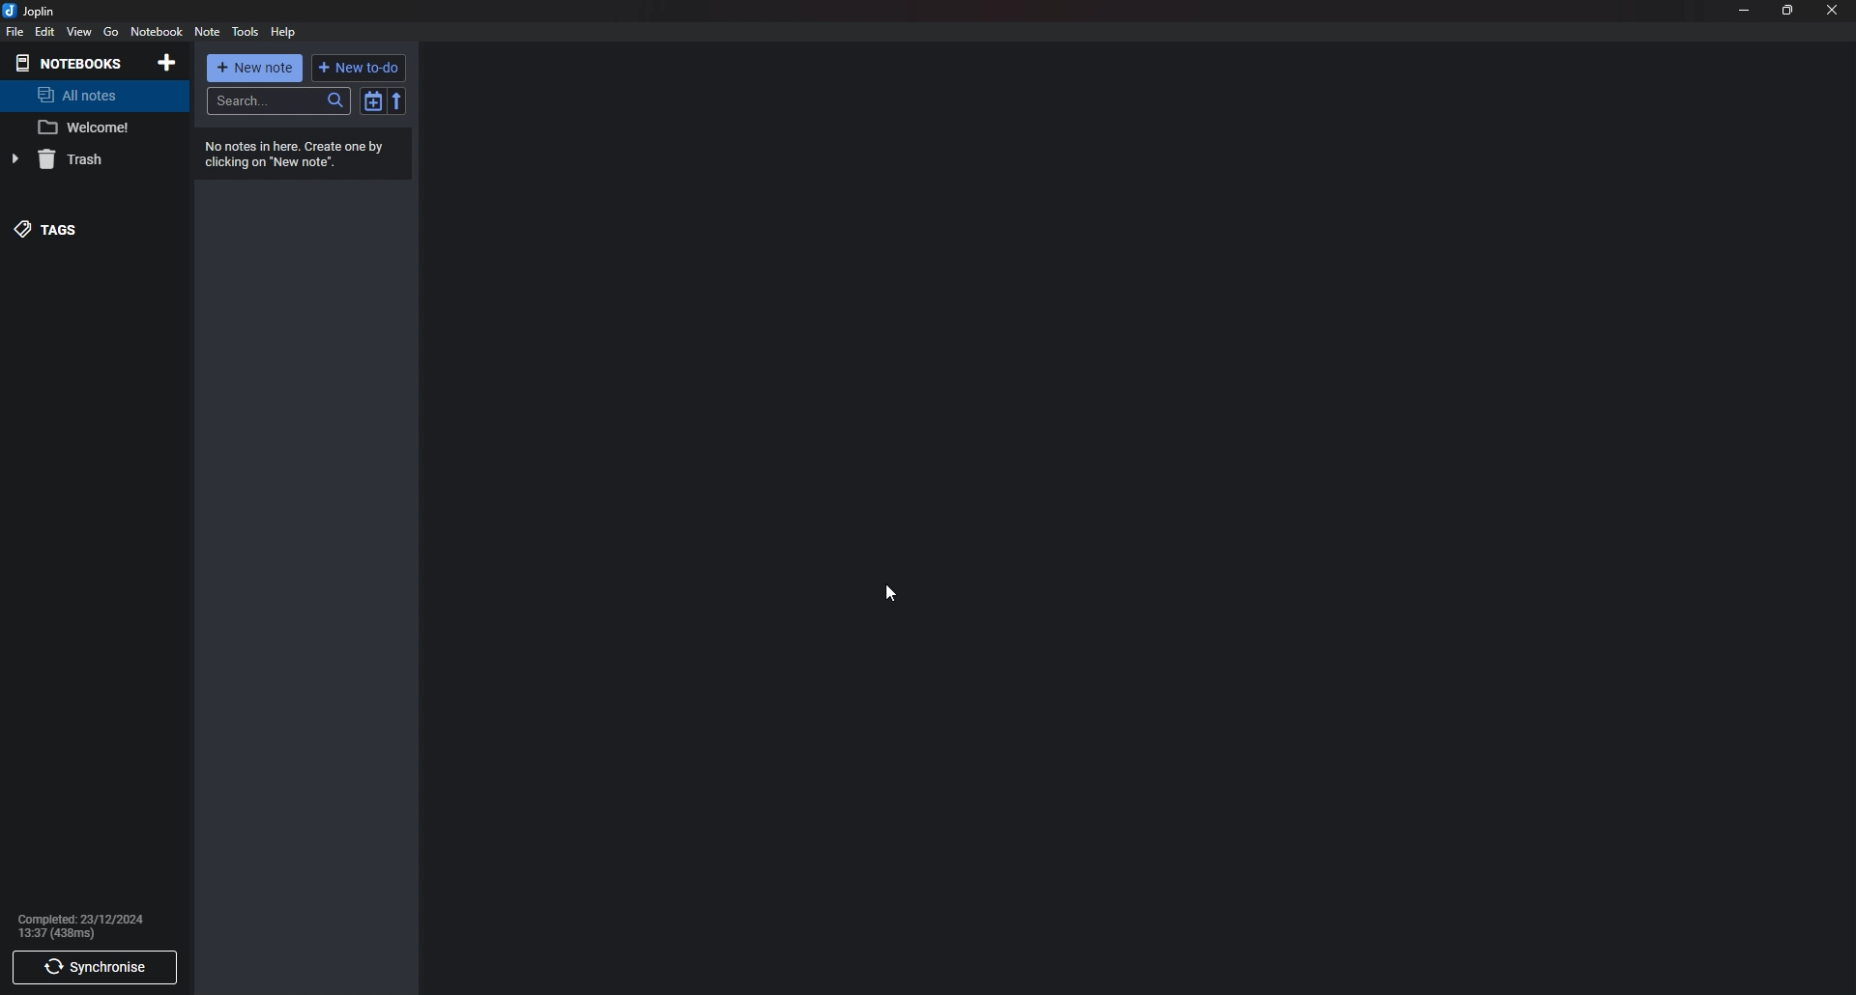 This screenshot has width=1856, height=995. Describe the element at coordinates (44, 31) in the screenshot. I see `eDIT` at that location.